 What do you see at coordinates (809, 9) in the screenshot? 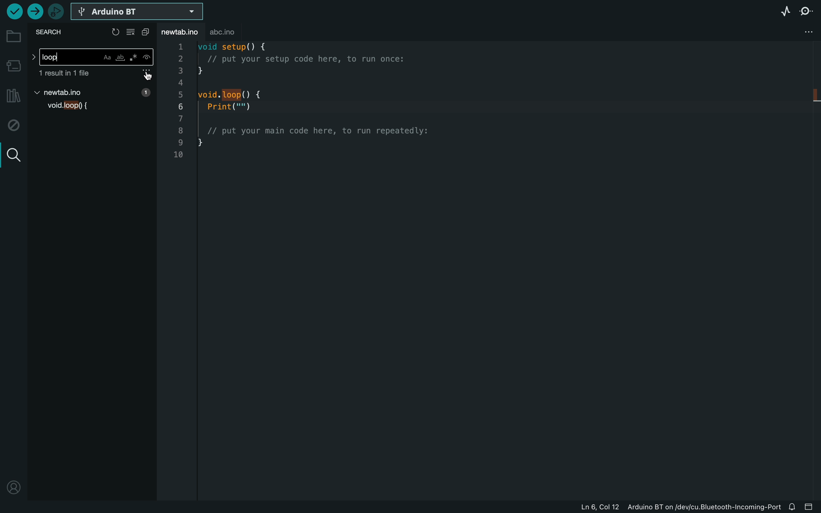
I see `serial monitor` at bounding box center [809, 9].